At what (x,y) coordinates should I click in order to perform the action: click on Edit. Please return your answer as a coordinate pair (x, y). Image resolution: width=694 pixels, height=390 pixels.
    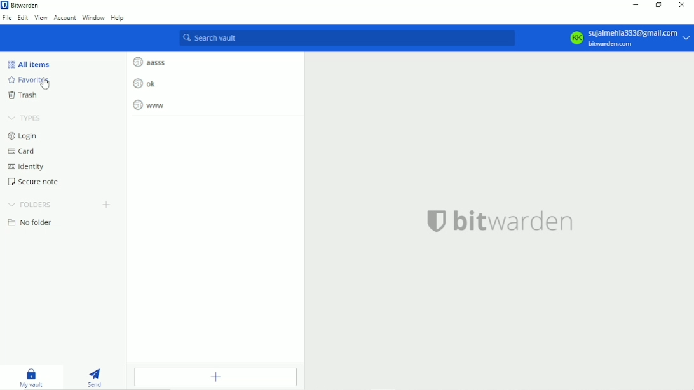
    Looking at the image, I should click on (22, 18).